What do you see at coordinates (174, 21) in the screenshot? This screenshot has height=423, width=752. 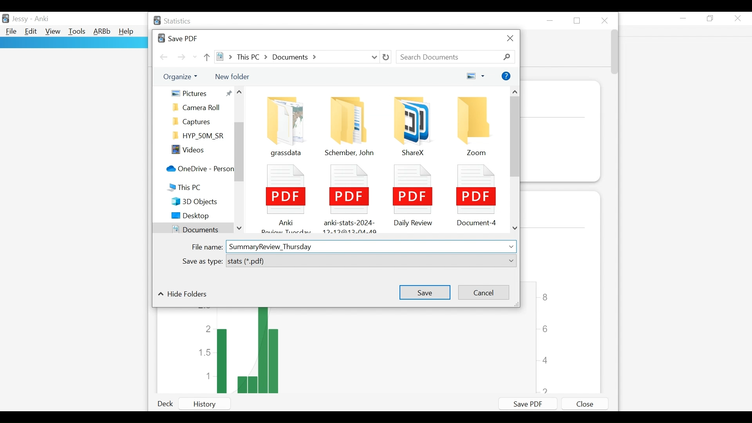 I see `Statistics` at bounding box center [174, 21].